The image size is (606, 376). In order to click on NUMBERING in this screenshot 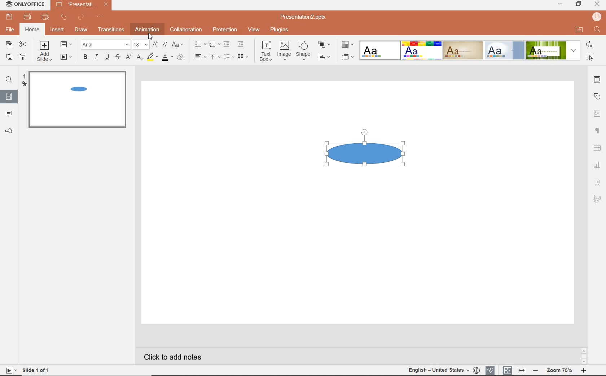, I will do `click(215, 44)`.